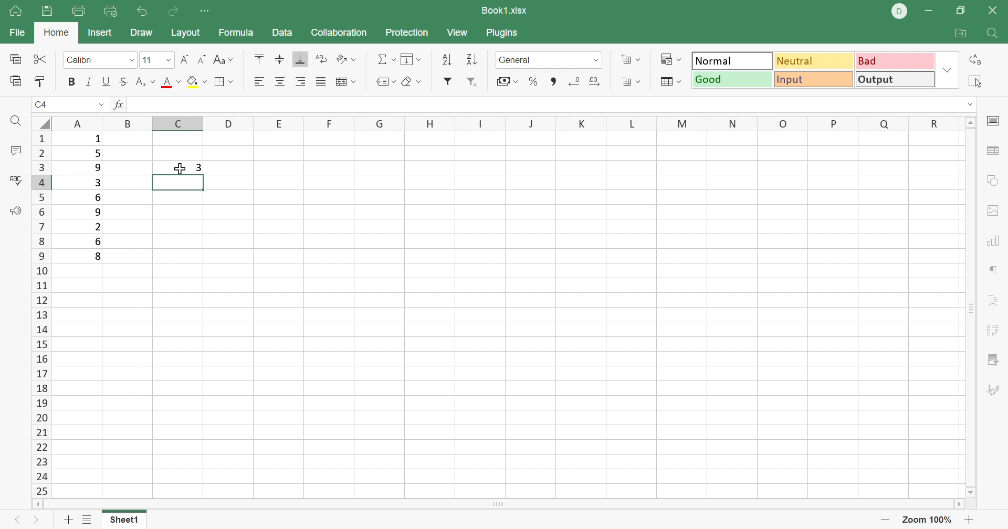  I want to click on Formula, so click(235, 33).